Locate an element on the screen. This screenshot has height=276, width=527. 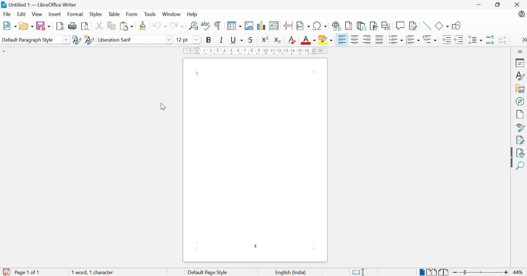
LibreOffice Update available. is located at coordinates (521, 14).